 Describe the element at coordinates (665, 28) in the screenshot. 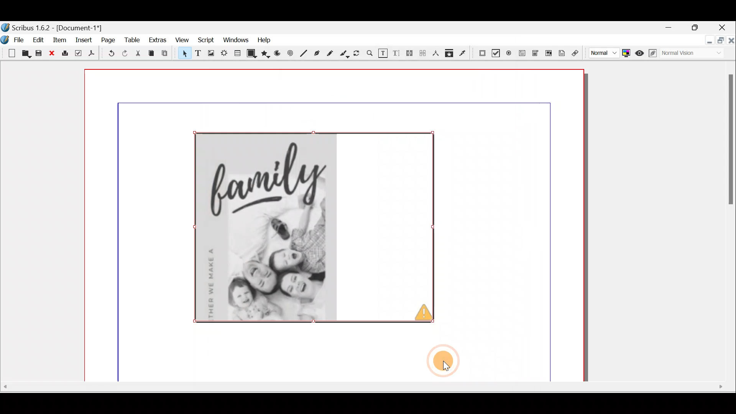

I see `Minimise` at that location.